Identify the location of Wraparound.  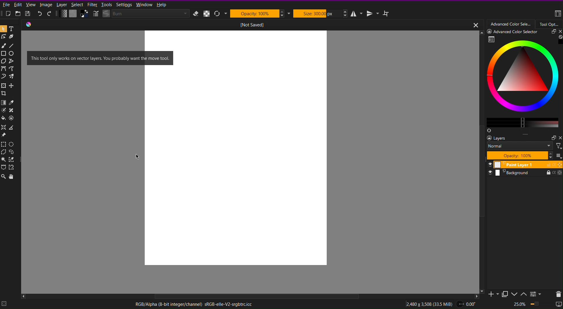
(387, 13).